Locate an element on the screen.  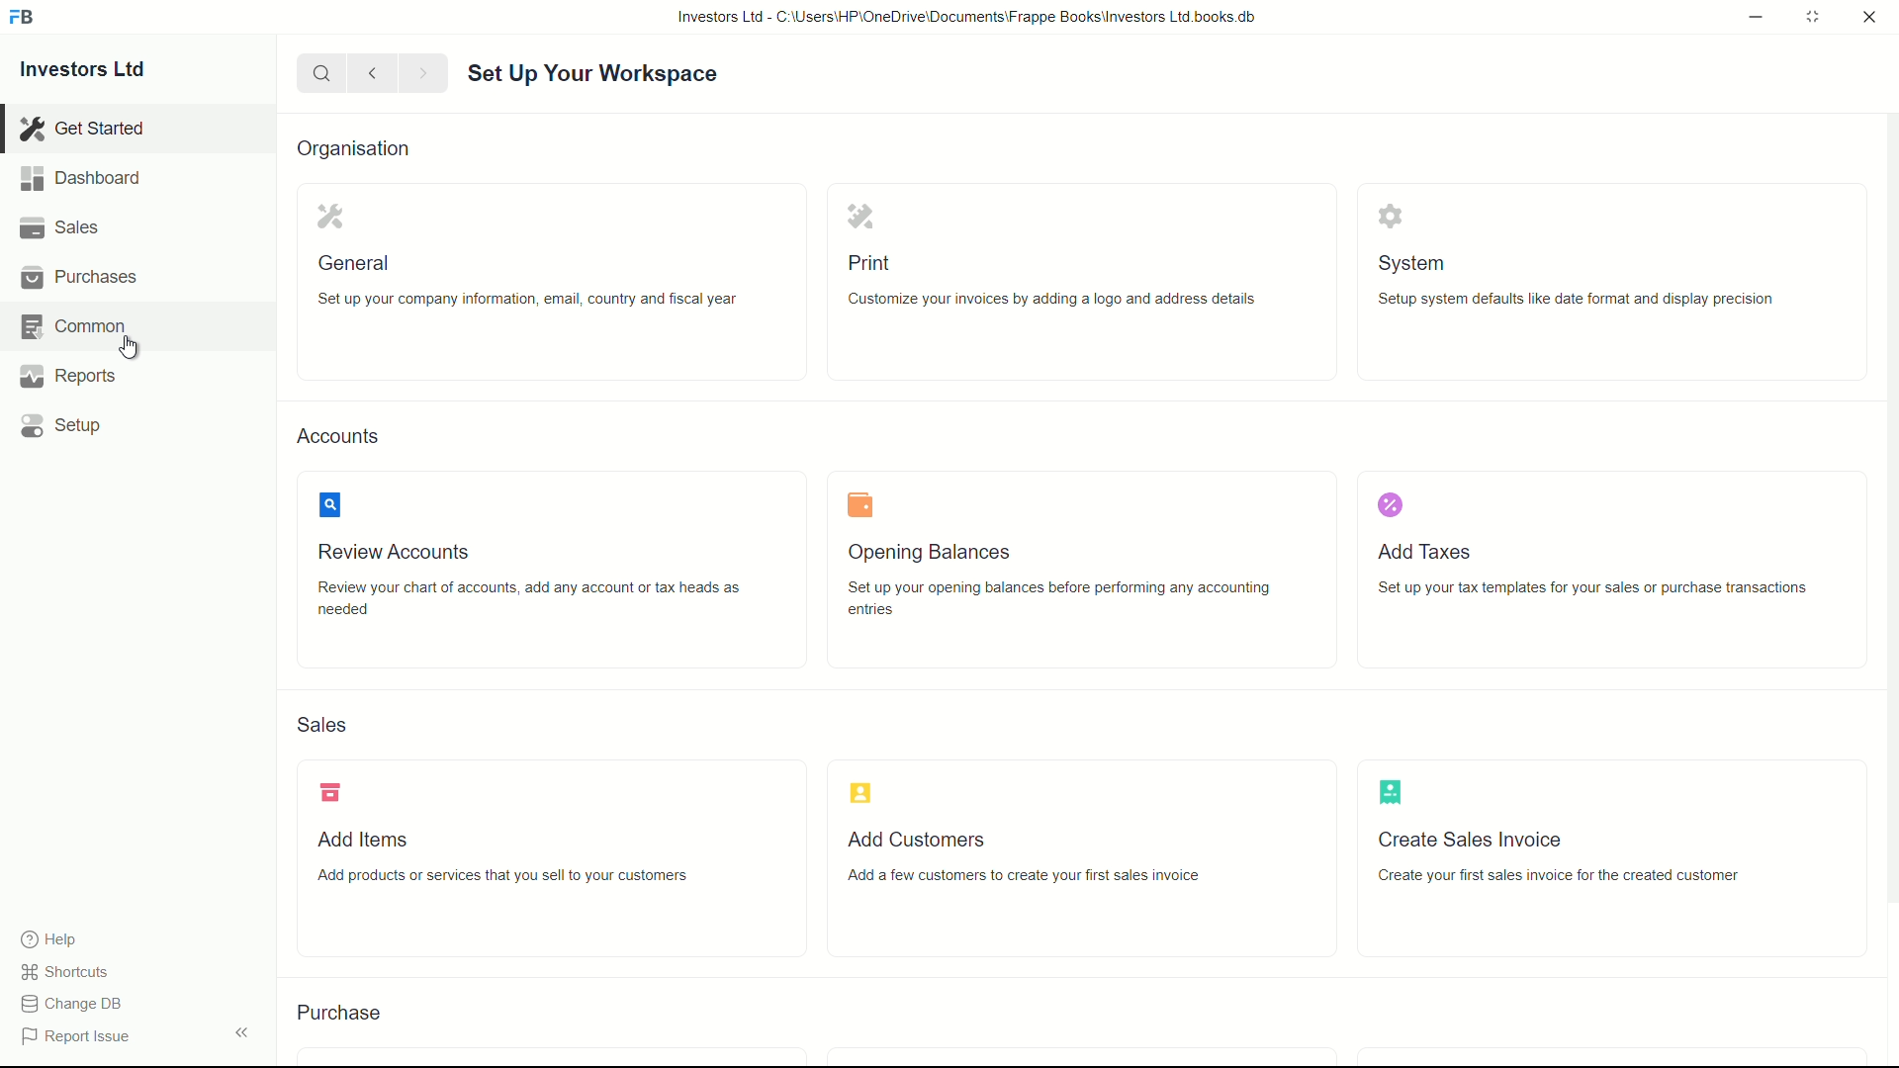
Set up your opening balances before performing any accounting
entries is located at coordinates (1067, 600).